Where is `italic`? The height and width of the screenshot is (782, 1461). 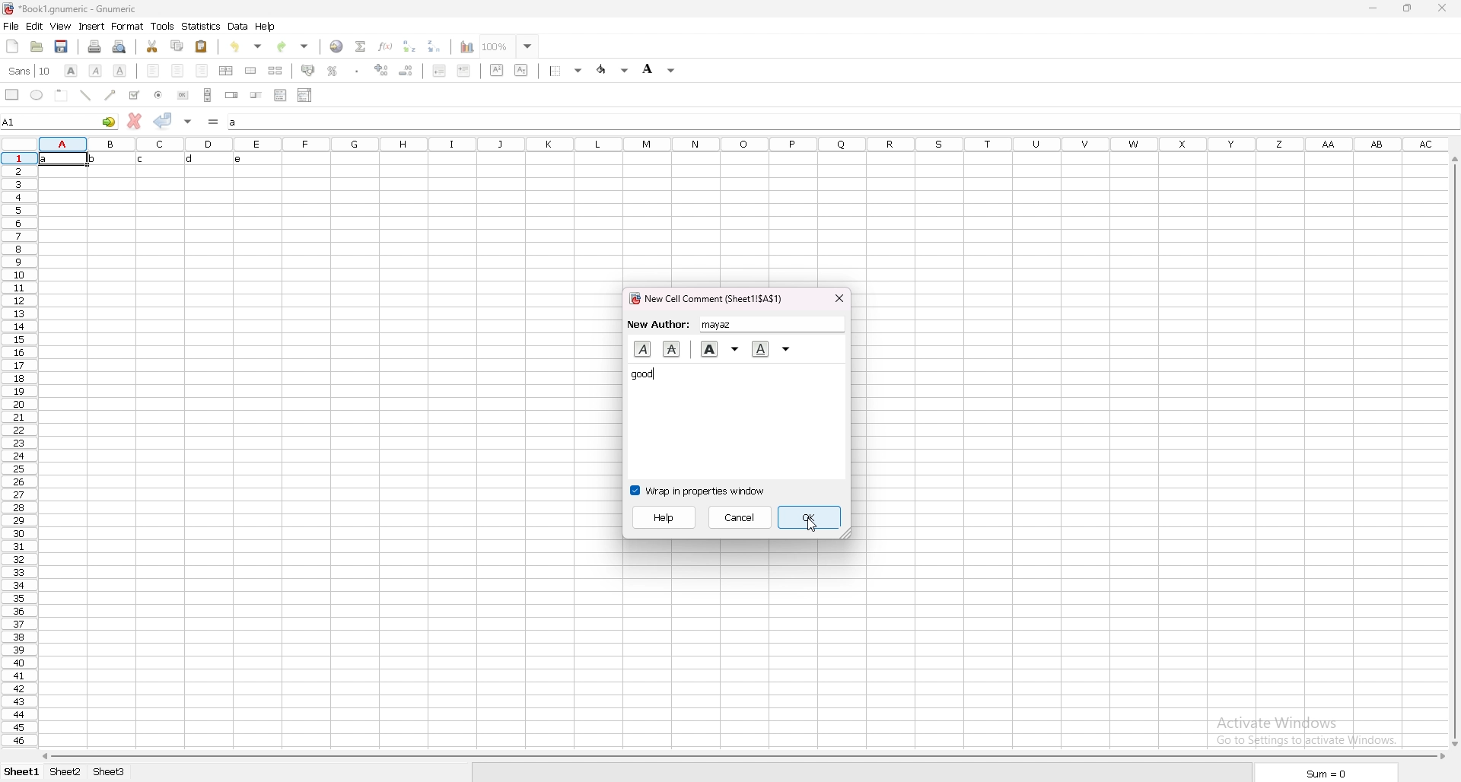
italic is located at coordinates (95, 72).